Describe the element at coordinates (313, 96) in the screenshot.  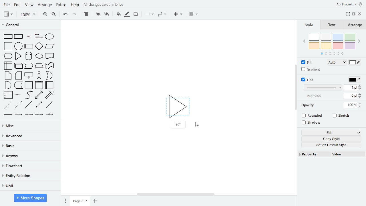
I see `perimeter` at that location.